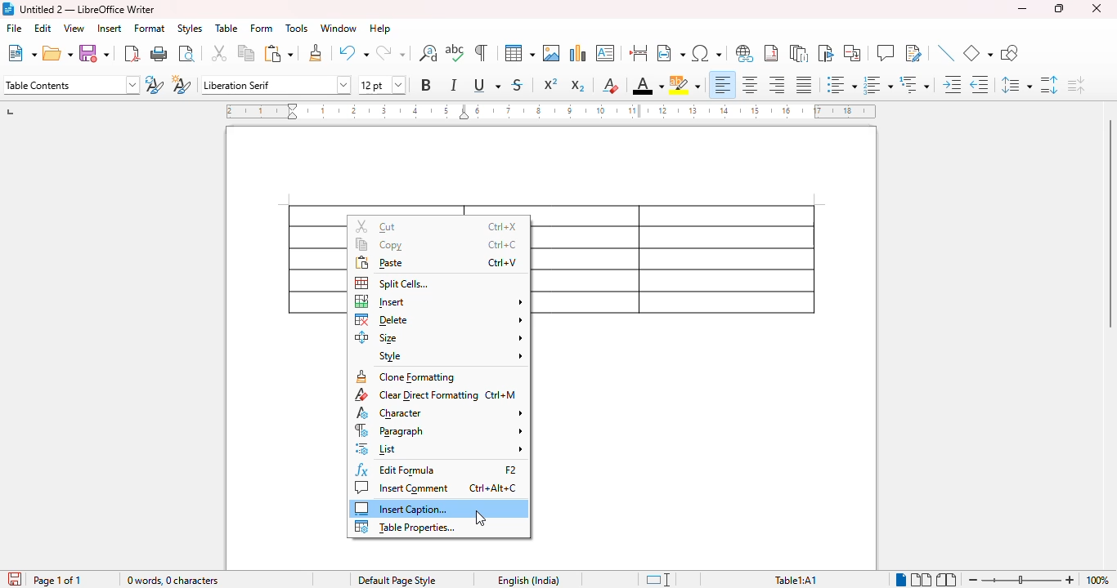  I want to click on increase paragraph spacing, so click(1049, 85).